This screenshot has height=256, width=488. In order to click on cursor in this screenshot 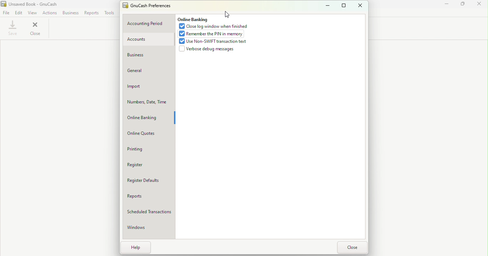, I will do `click(226, 14)`.